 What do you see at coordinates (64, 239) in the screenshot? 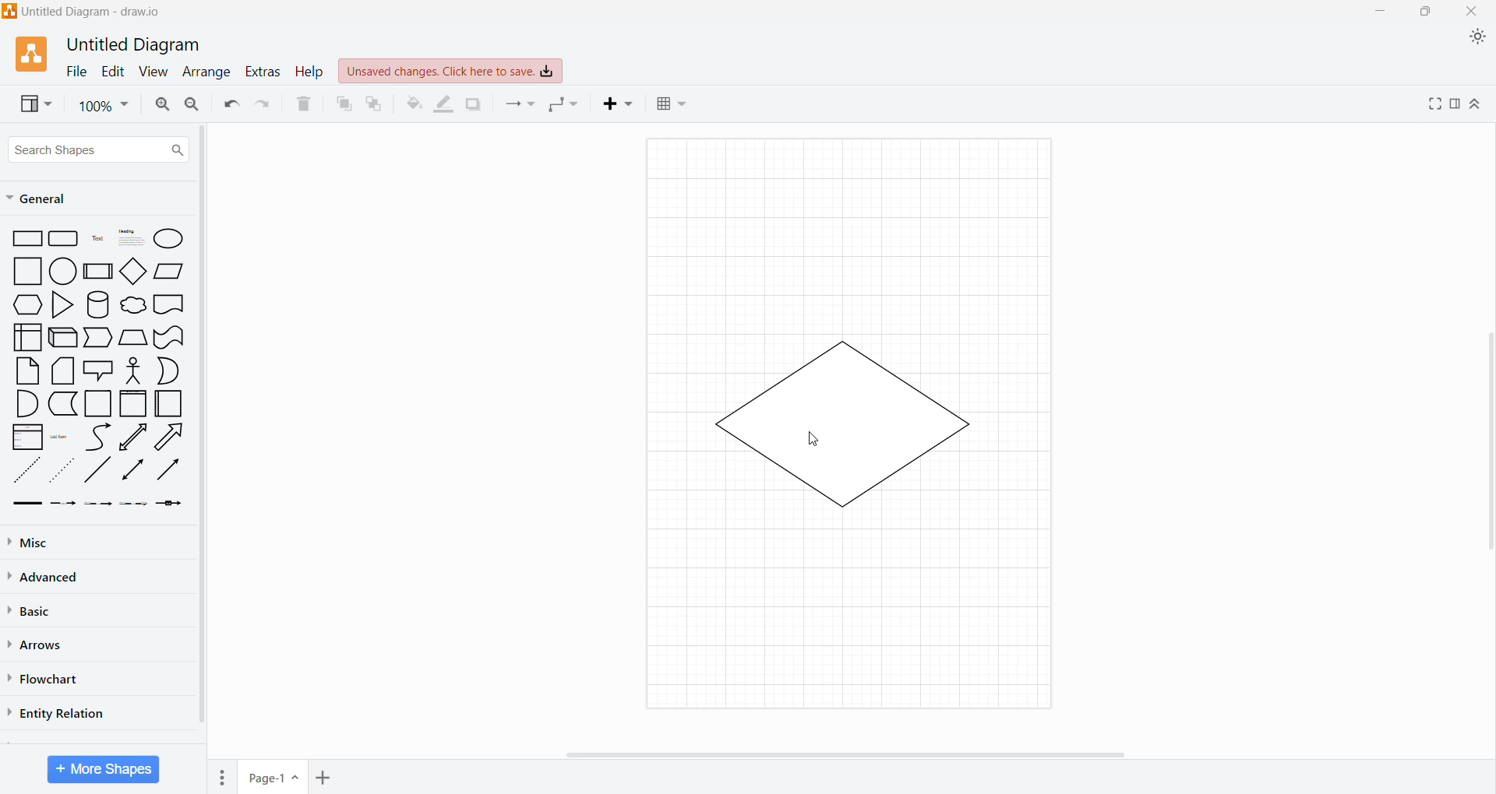
I see `Rounded Rectangle` at bounding box center [64, 239].